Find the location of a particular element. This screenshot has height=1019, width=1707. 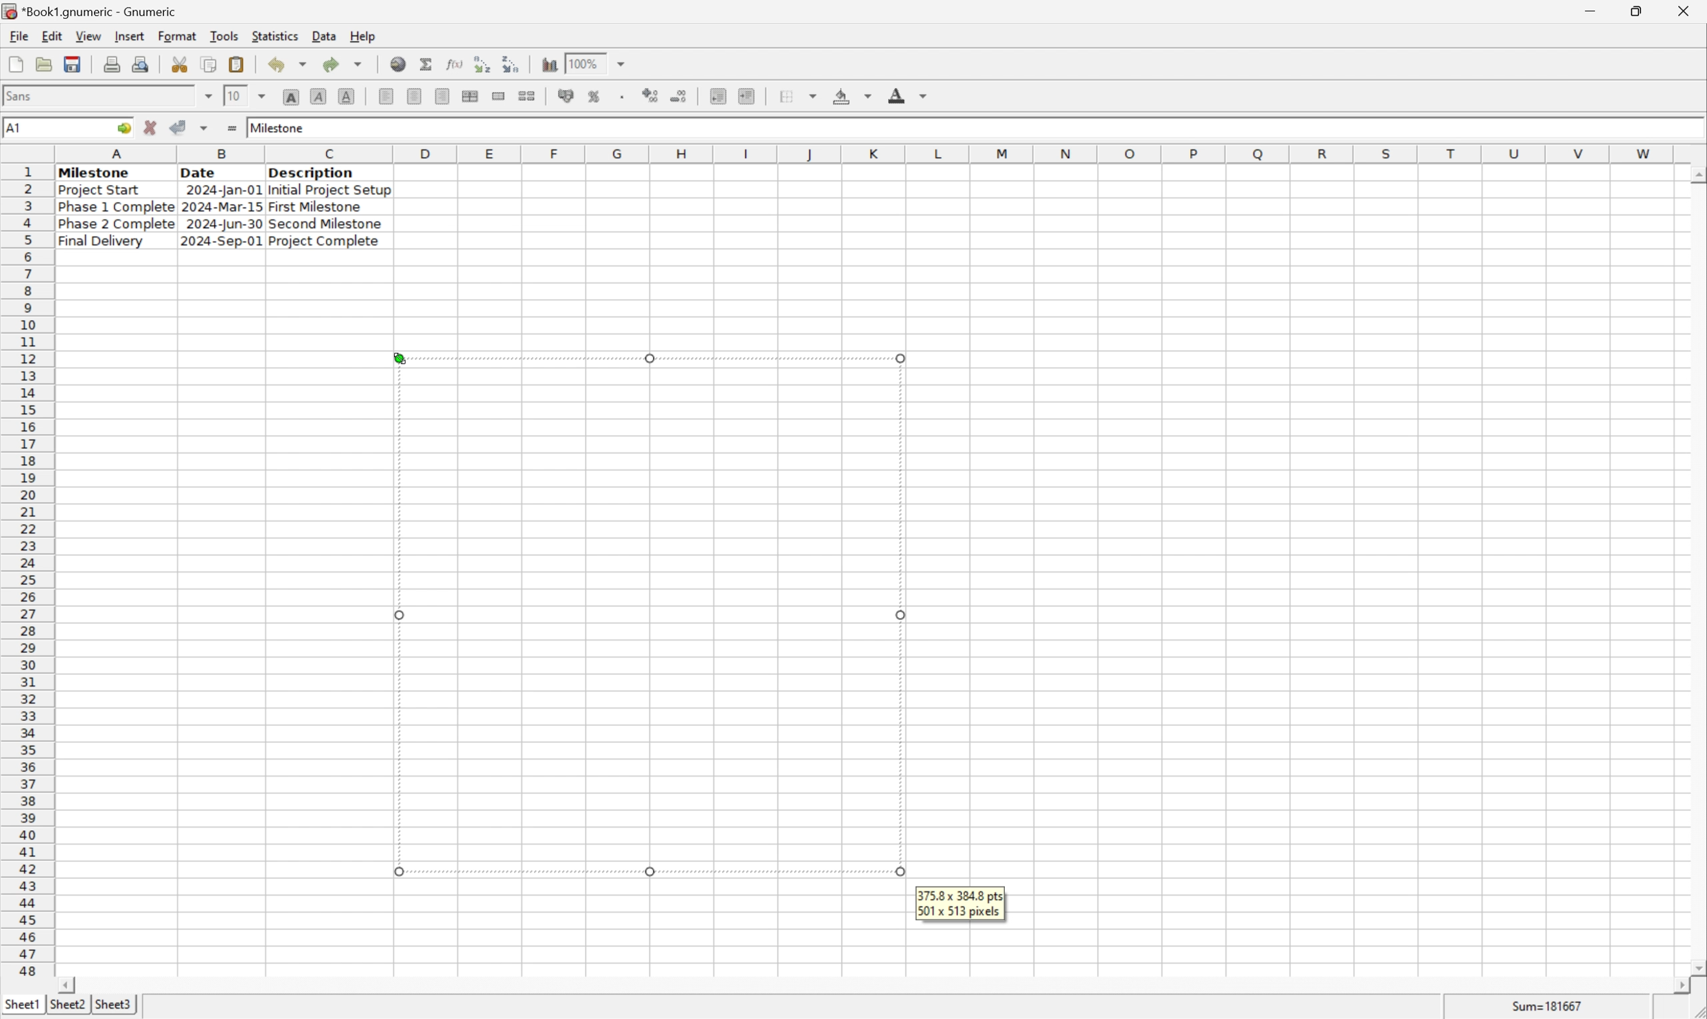

drop down is located at coordinates (264, 95).